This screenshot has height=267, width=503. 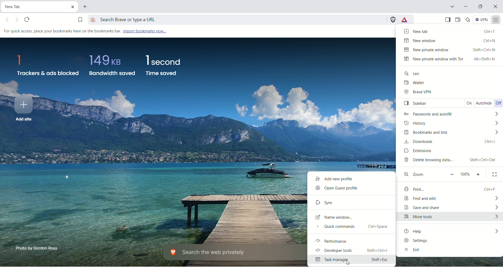 What do you see at coordinates (451, 218) in the screenshot?
I see `more tools` at bounding box center [451, 218].